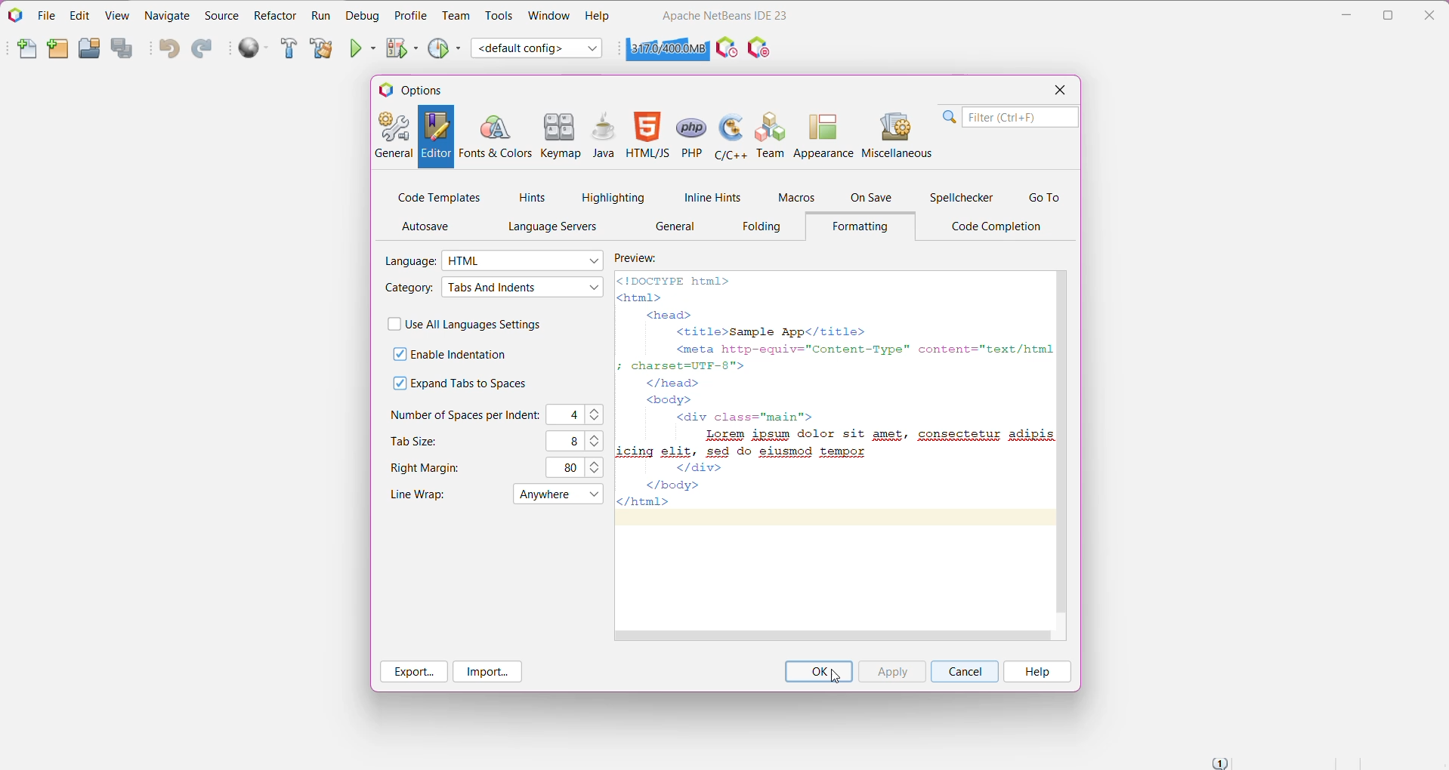 The height and width of the screenshot is (770, 1449). Describe the element at coordinates (522, 288) in the screenshot. I see `Select required Category` at that location.